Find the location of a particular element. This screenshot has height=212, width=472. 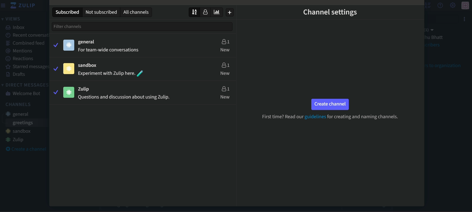

channels is located at coordinates (17, 105).